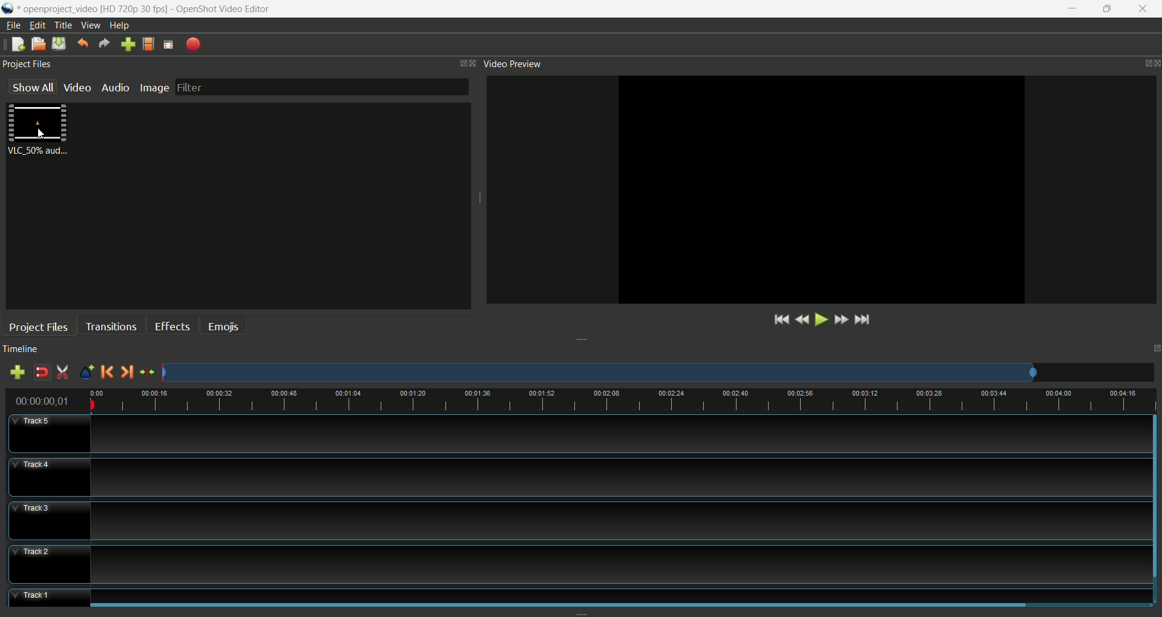  I want to click on time, so click(43, 402).